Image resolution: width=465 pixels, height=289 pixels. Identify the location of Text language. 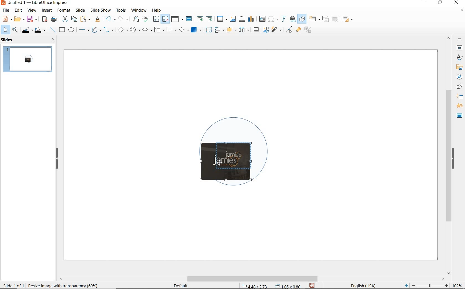
(362, 285).